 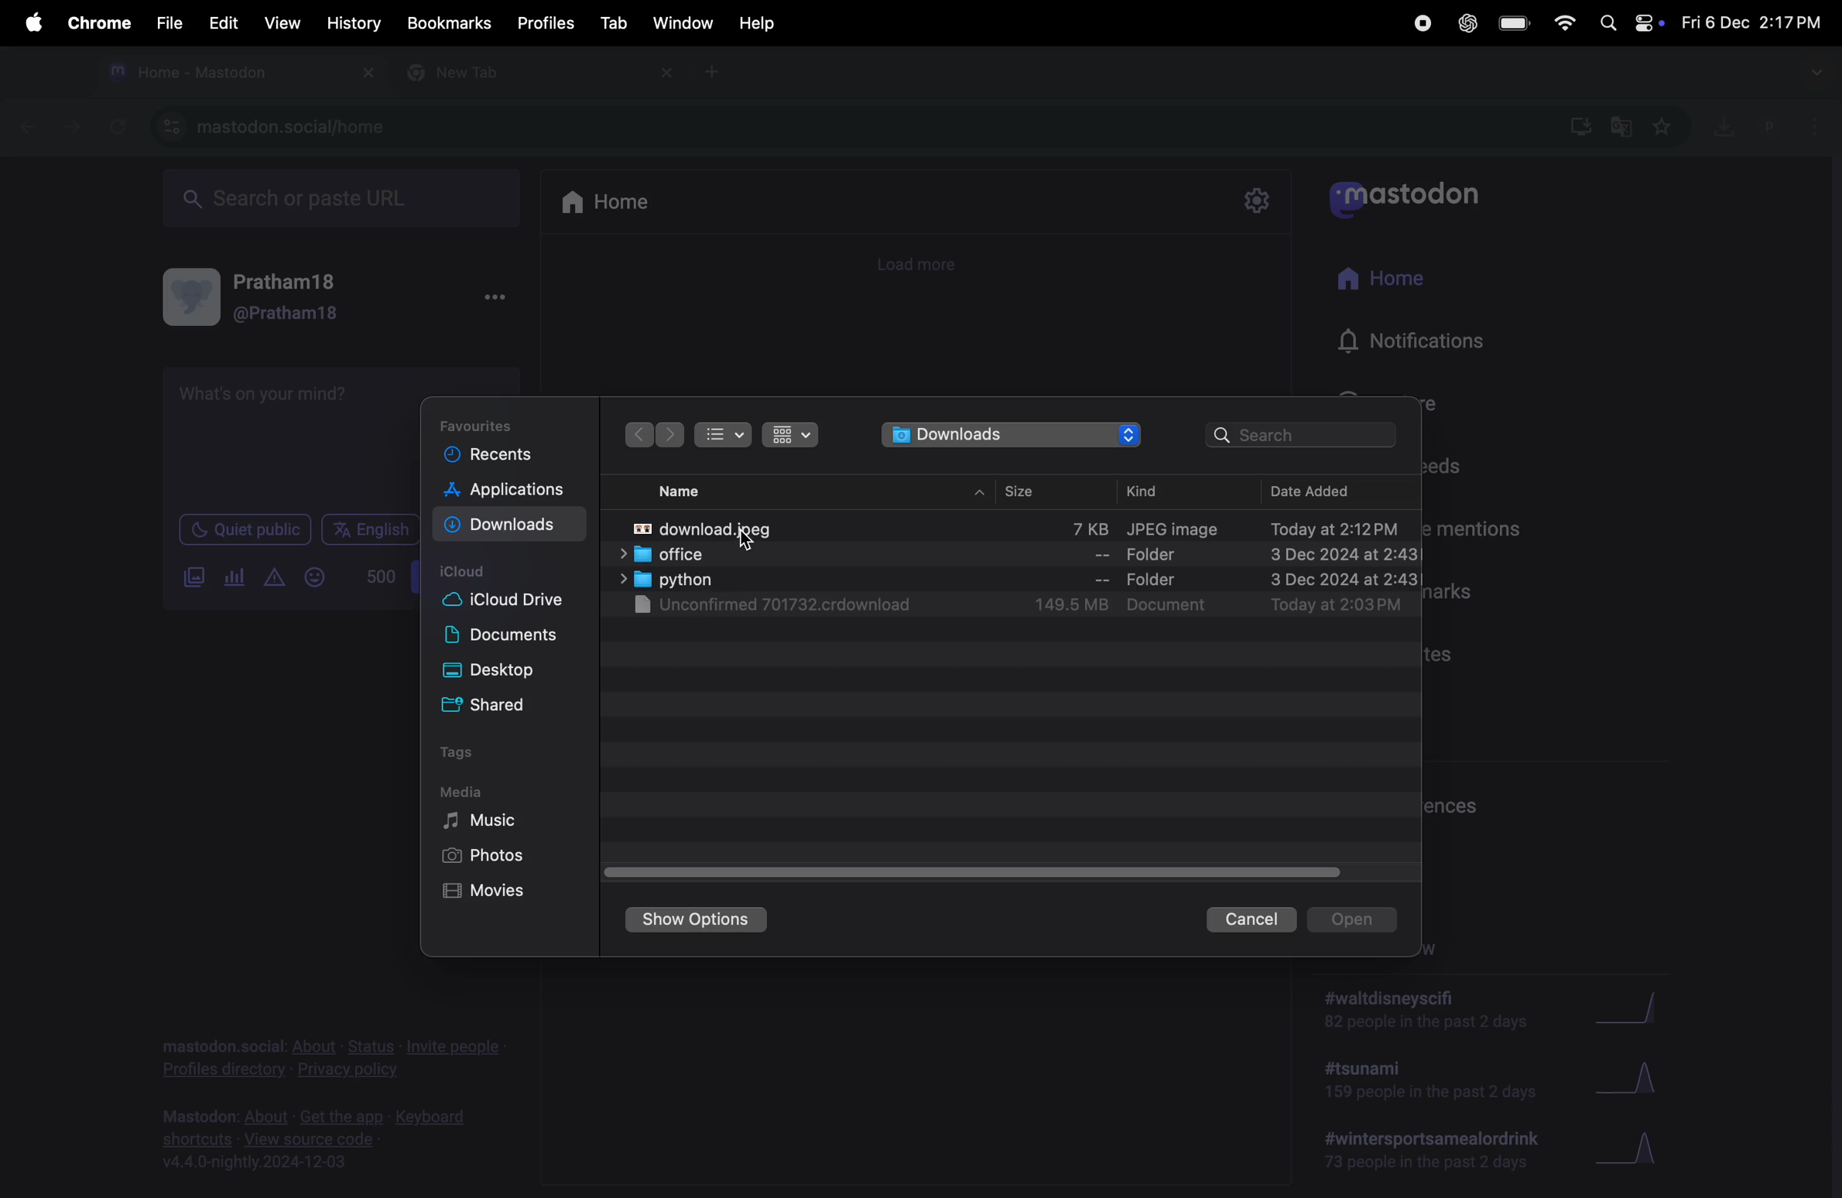 I want to click on history, so click(x=351, y=22).